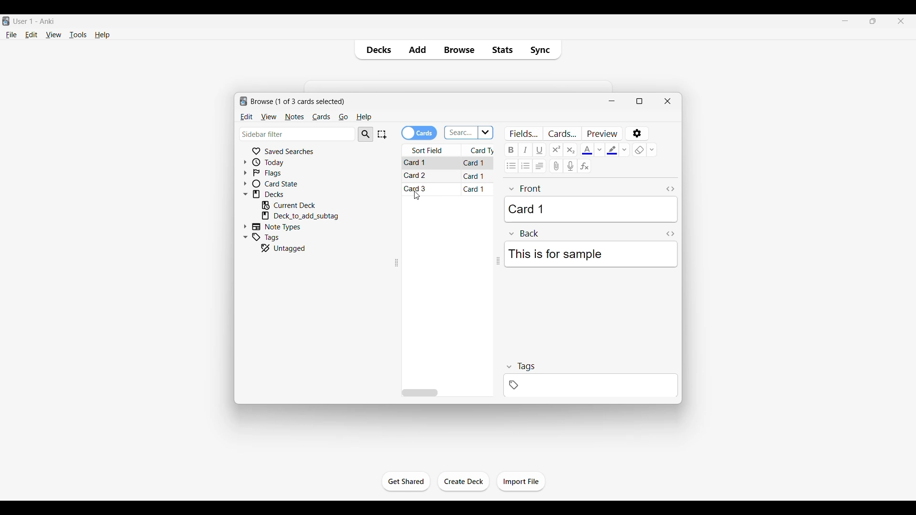  I want to click on Text highlight color options, so click(625, 150).